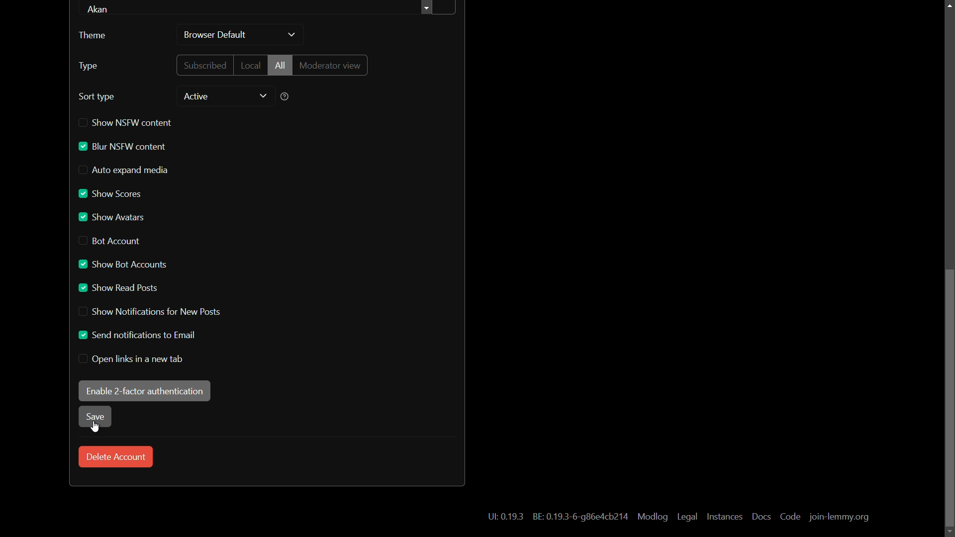  I want to click on sort type, so click(97, 97).